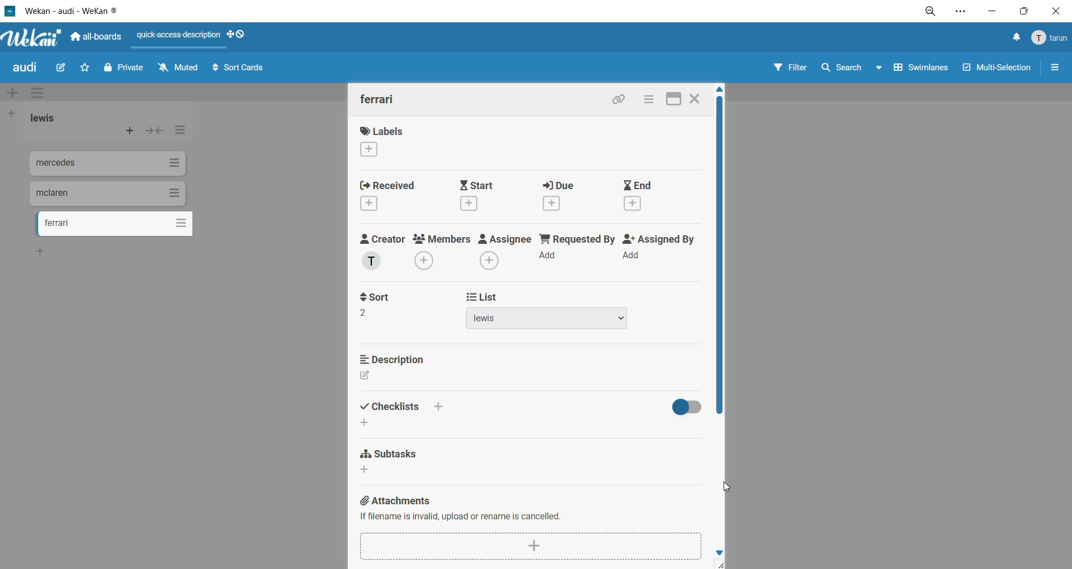  Describe the element at coordinates (156, 132) in the screenshot. I see `collapse` at that location.